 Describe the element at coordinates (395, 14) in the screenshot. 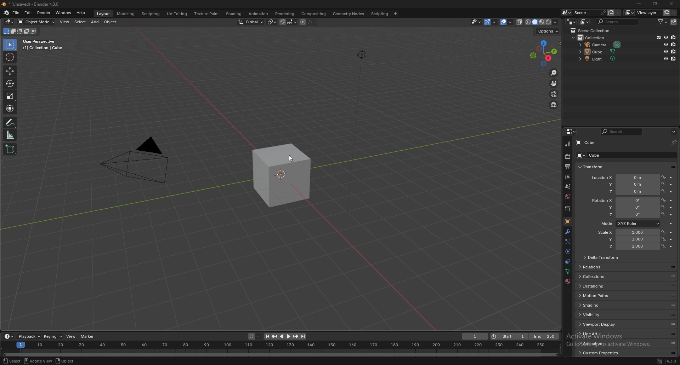

I see `add workspace` at that location.